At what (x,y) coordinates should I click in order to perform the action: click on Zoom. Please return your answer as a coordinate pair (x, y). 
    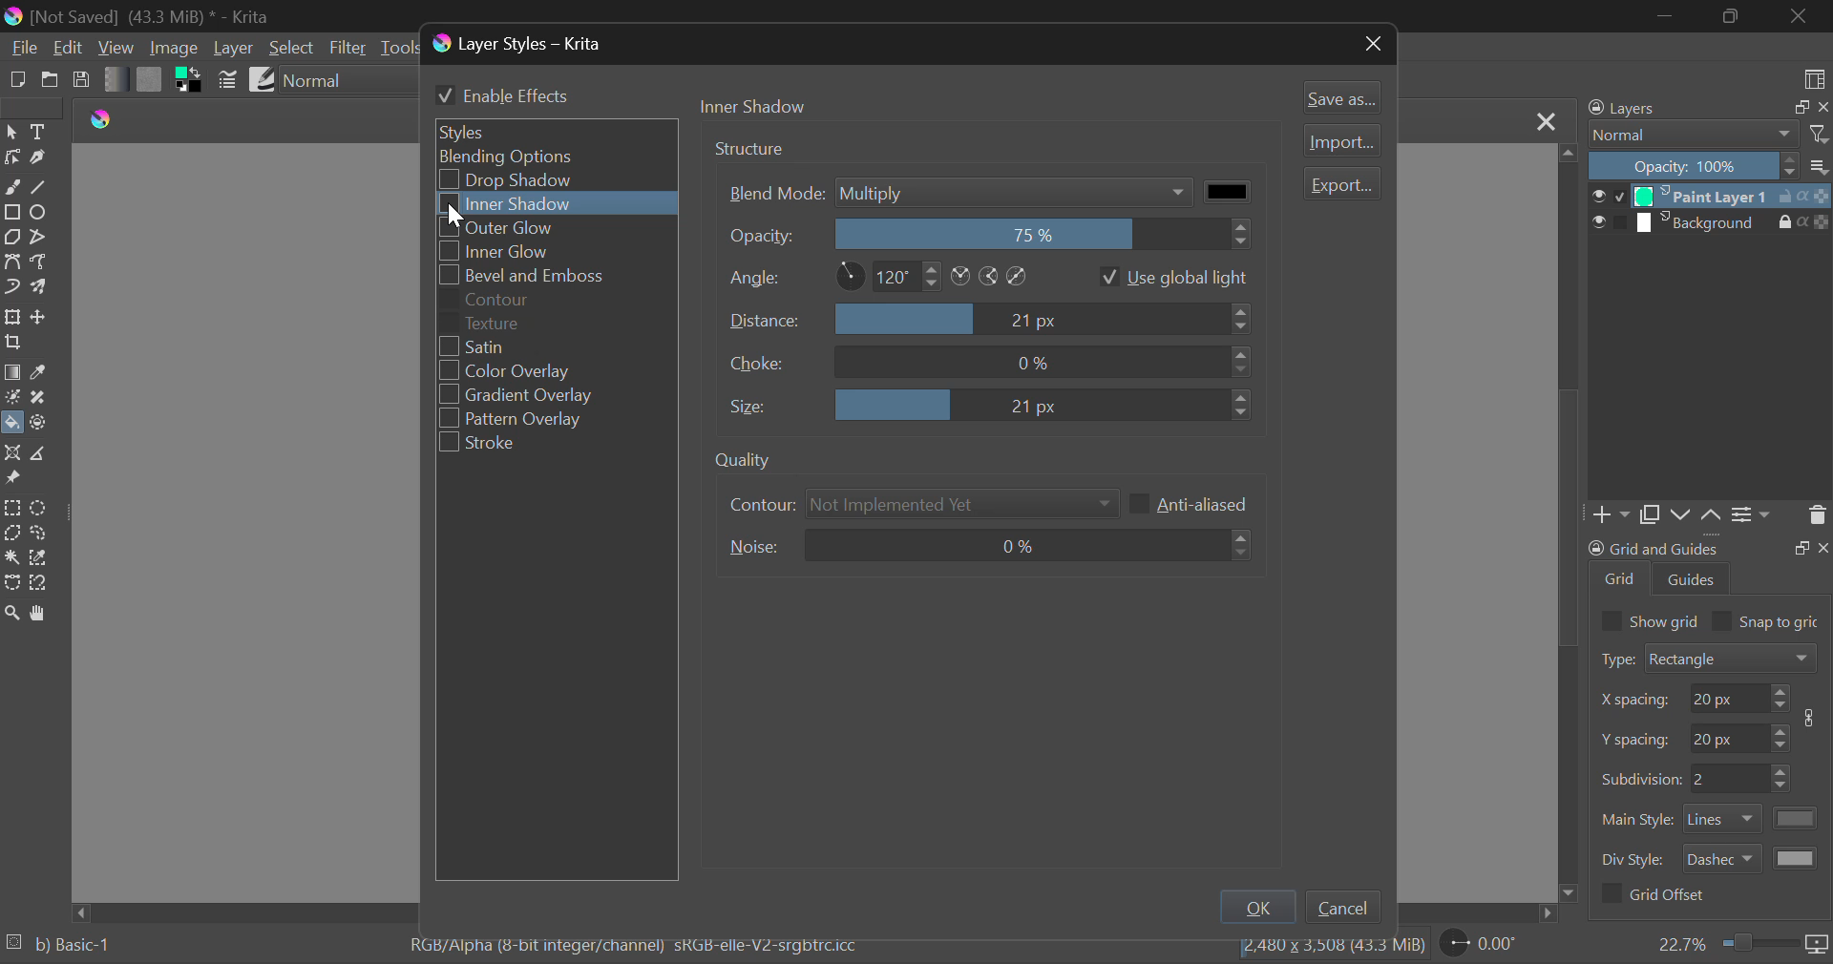
    Looking at the image, I should click on (12, 612).